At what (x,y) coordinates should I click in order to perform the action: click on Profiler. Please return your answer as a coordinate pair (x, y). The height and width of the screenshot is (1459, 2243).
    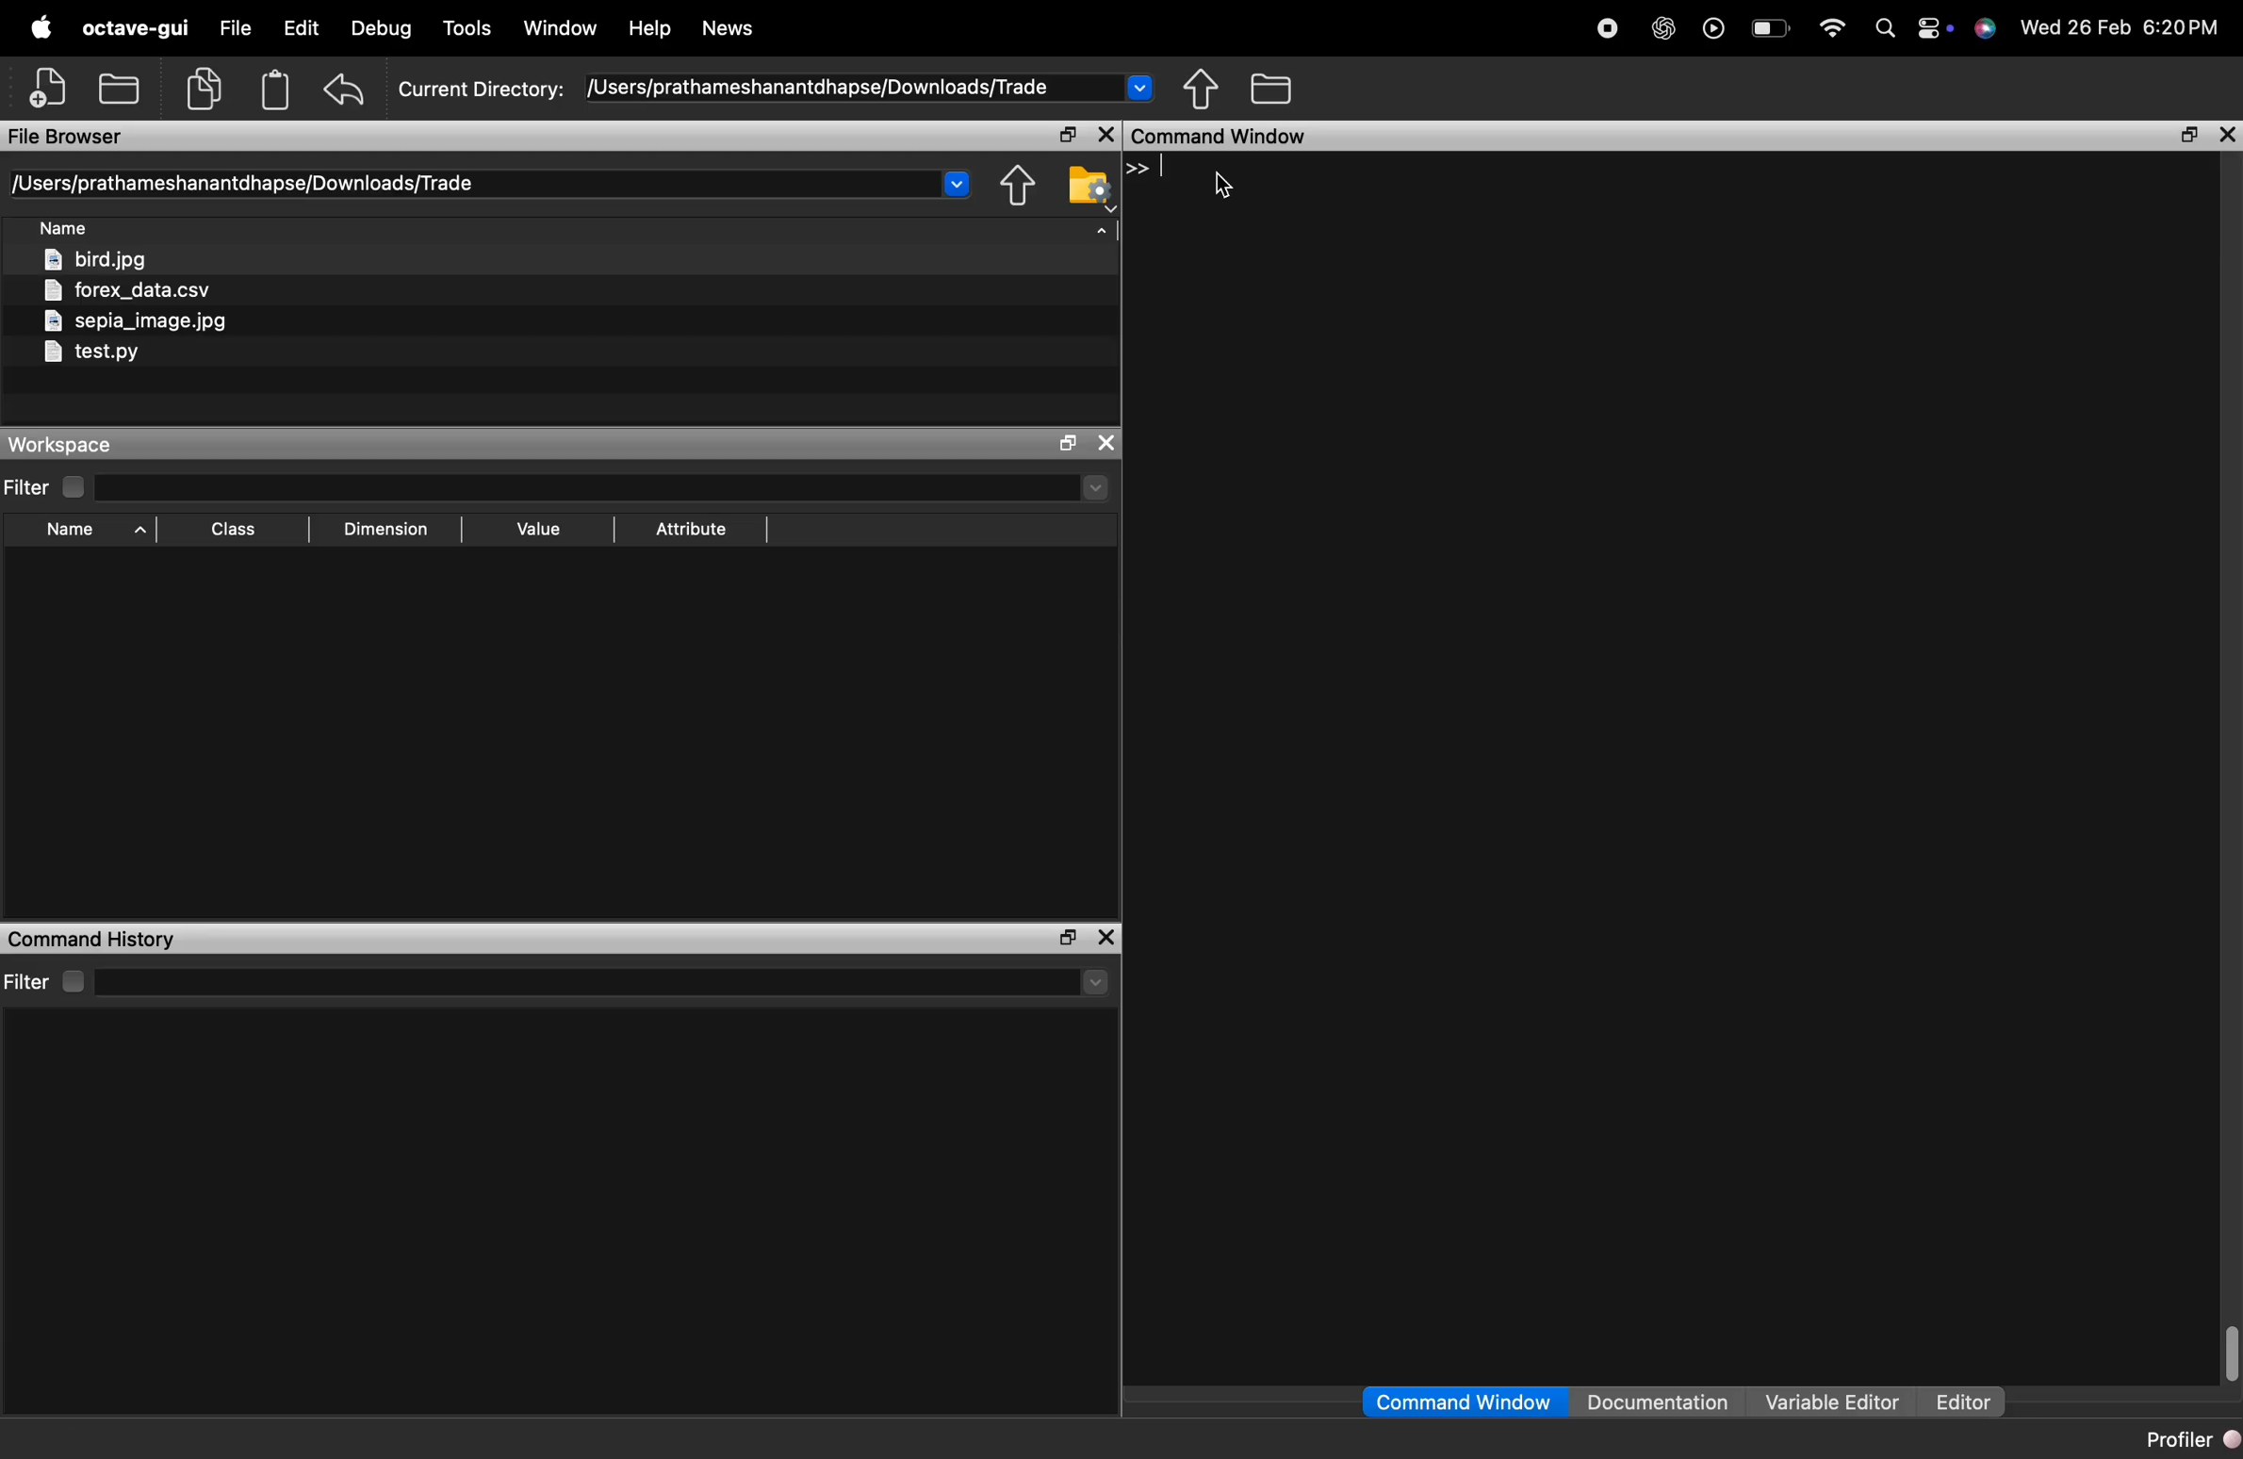
    Looking at the image, I should click on (2190, 1438).